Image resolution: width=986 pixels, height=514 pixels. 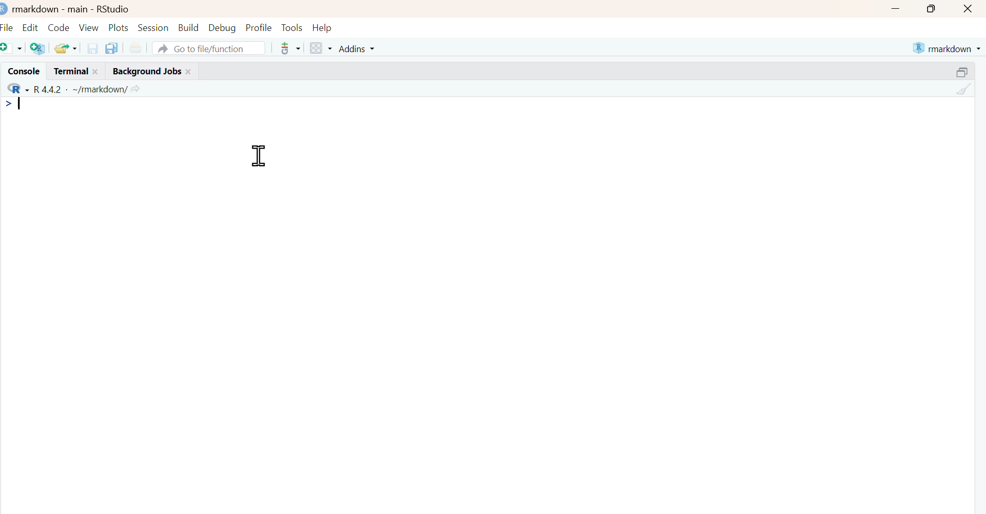 What do you see at coordinates (289, 49) in the screenshot?
I see `Git` at bounding box center [289, 49].